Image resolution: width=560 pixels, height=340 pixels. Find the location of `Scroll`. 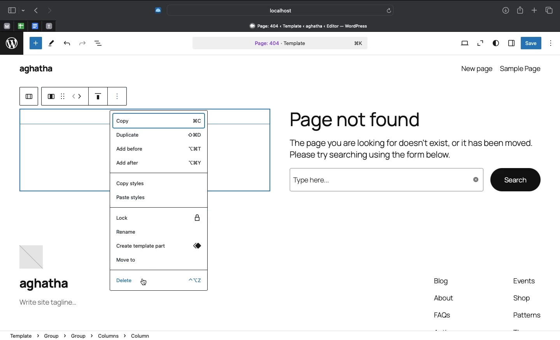

Scroll is located at coordinates (556, 133).